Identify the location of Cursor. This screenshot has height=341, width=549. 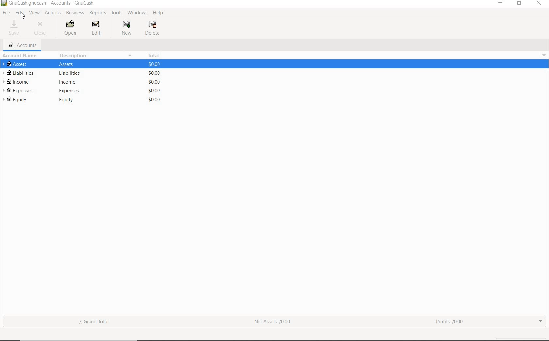
(23, 16).